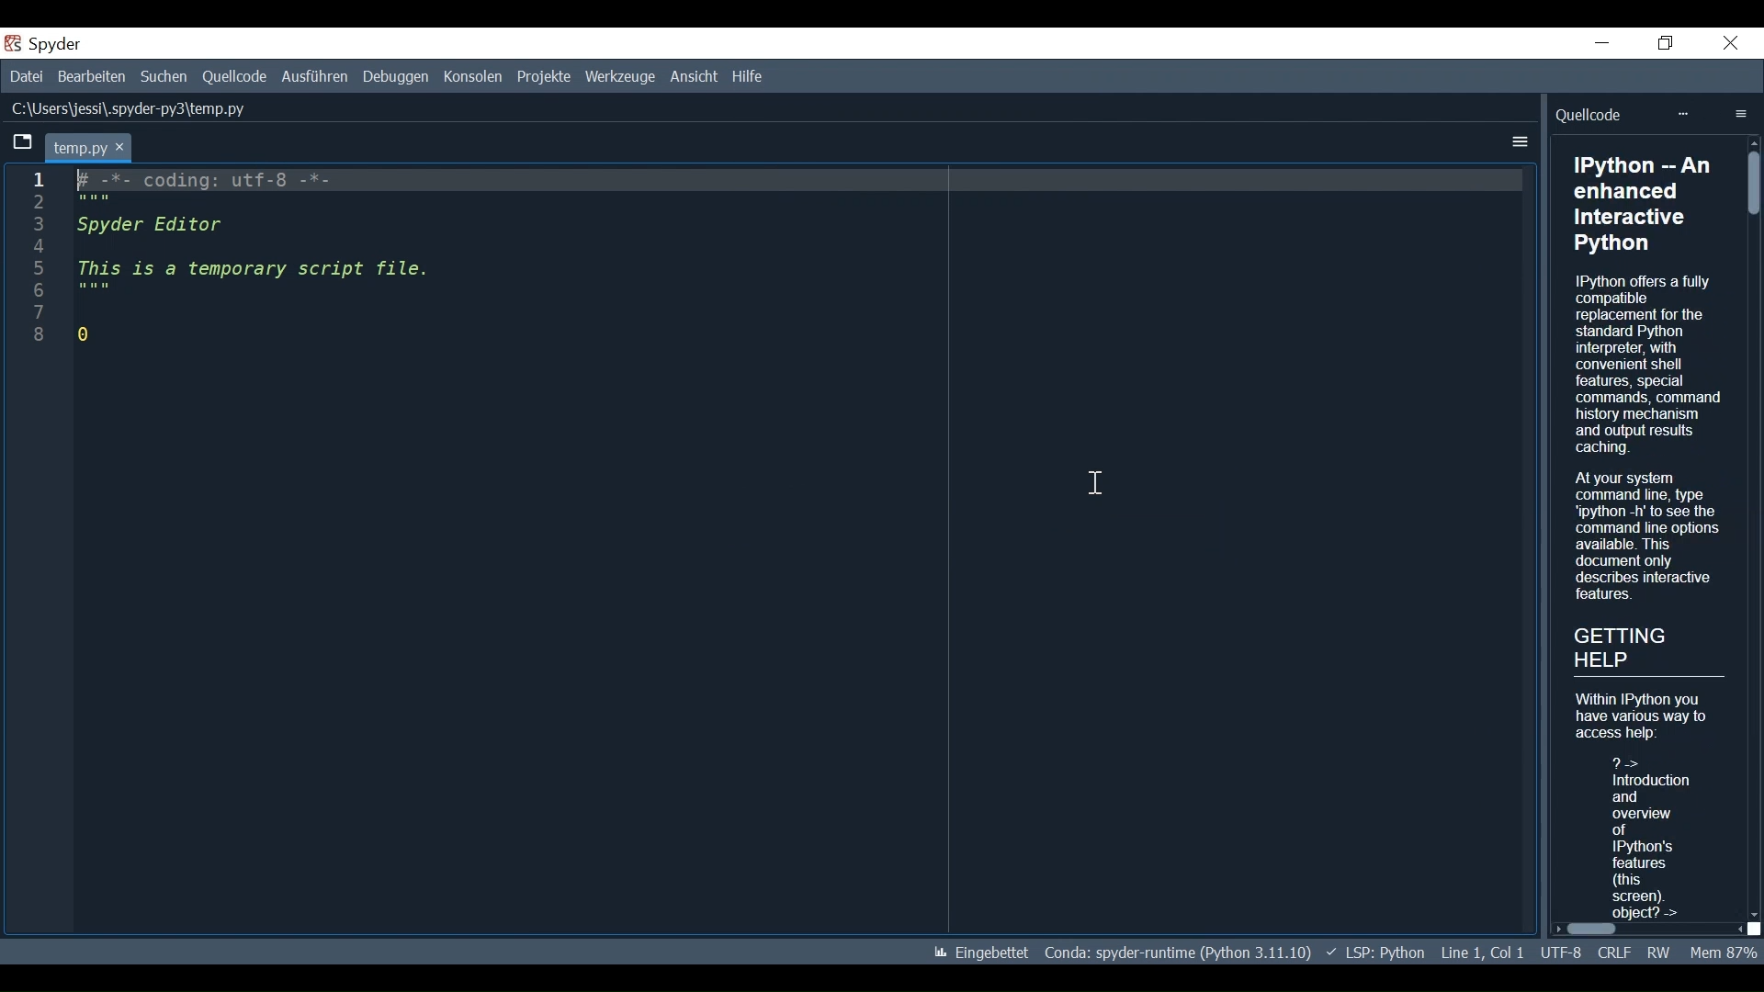 This screenshot has width=1764, height=992. I want to click on cursor (insert), so click(1102, 489).